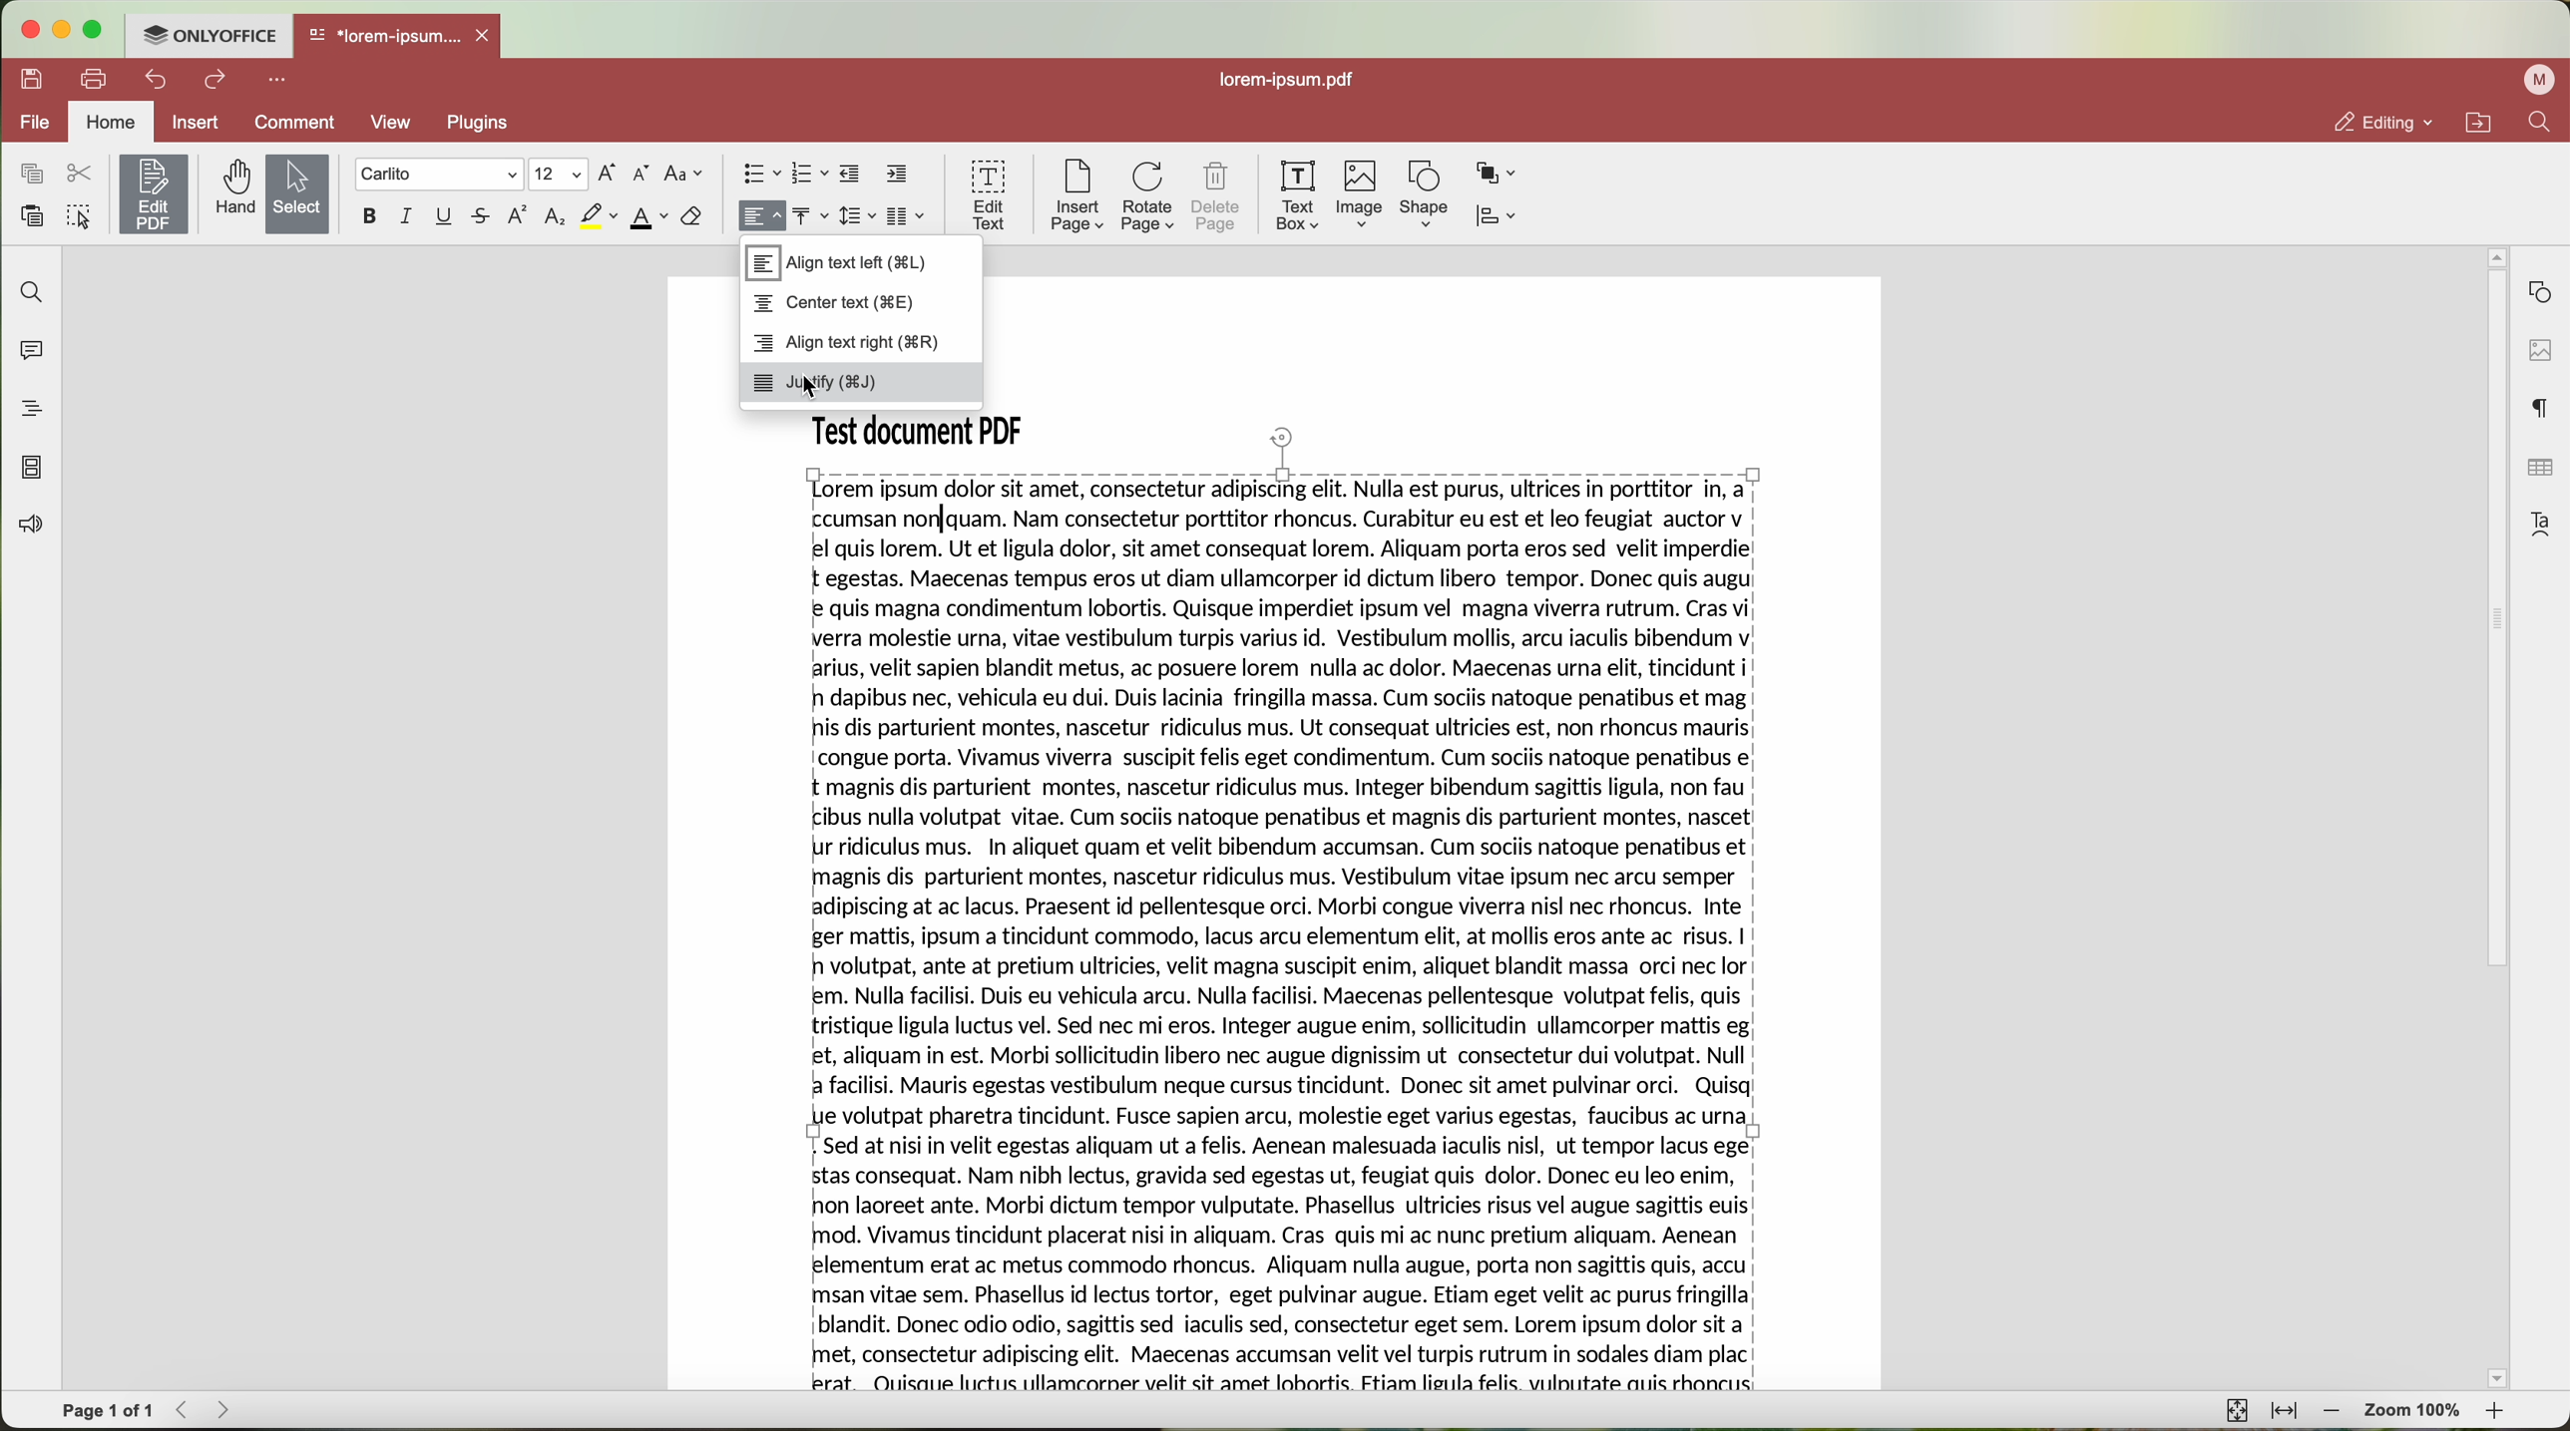 Image resolution: width=2570 pixels, height=1431 pixels. What do you see at coordinates (2236, 1412) in the screenshot?
I see `fit to page` at bounding box center [2236, 1412].